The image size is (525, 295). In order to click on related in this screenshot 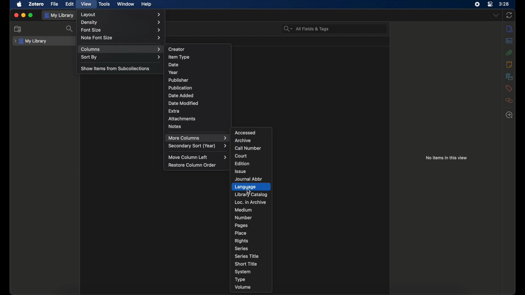, I will do `click(509, 100)`.